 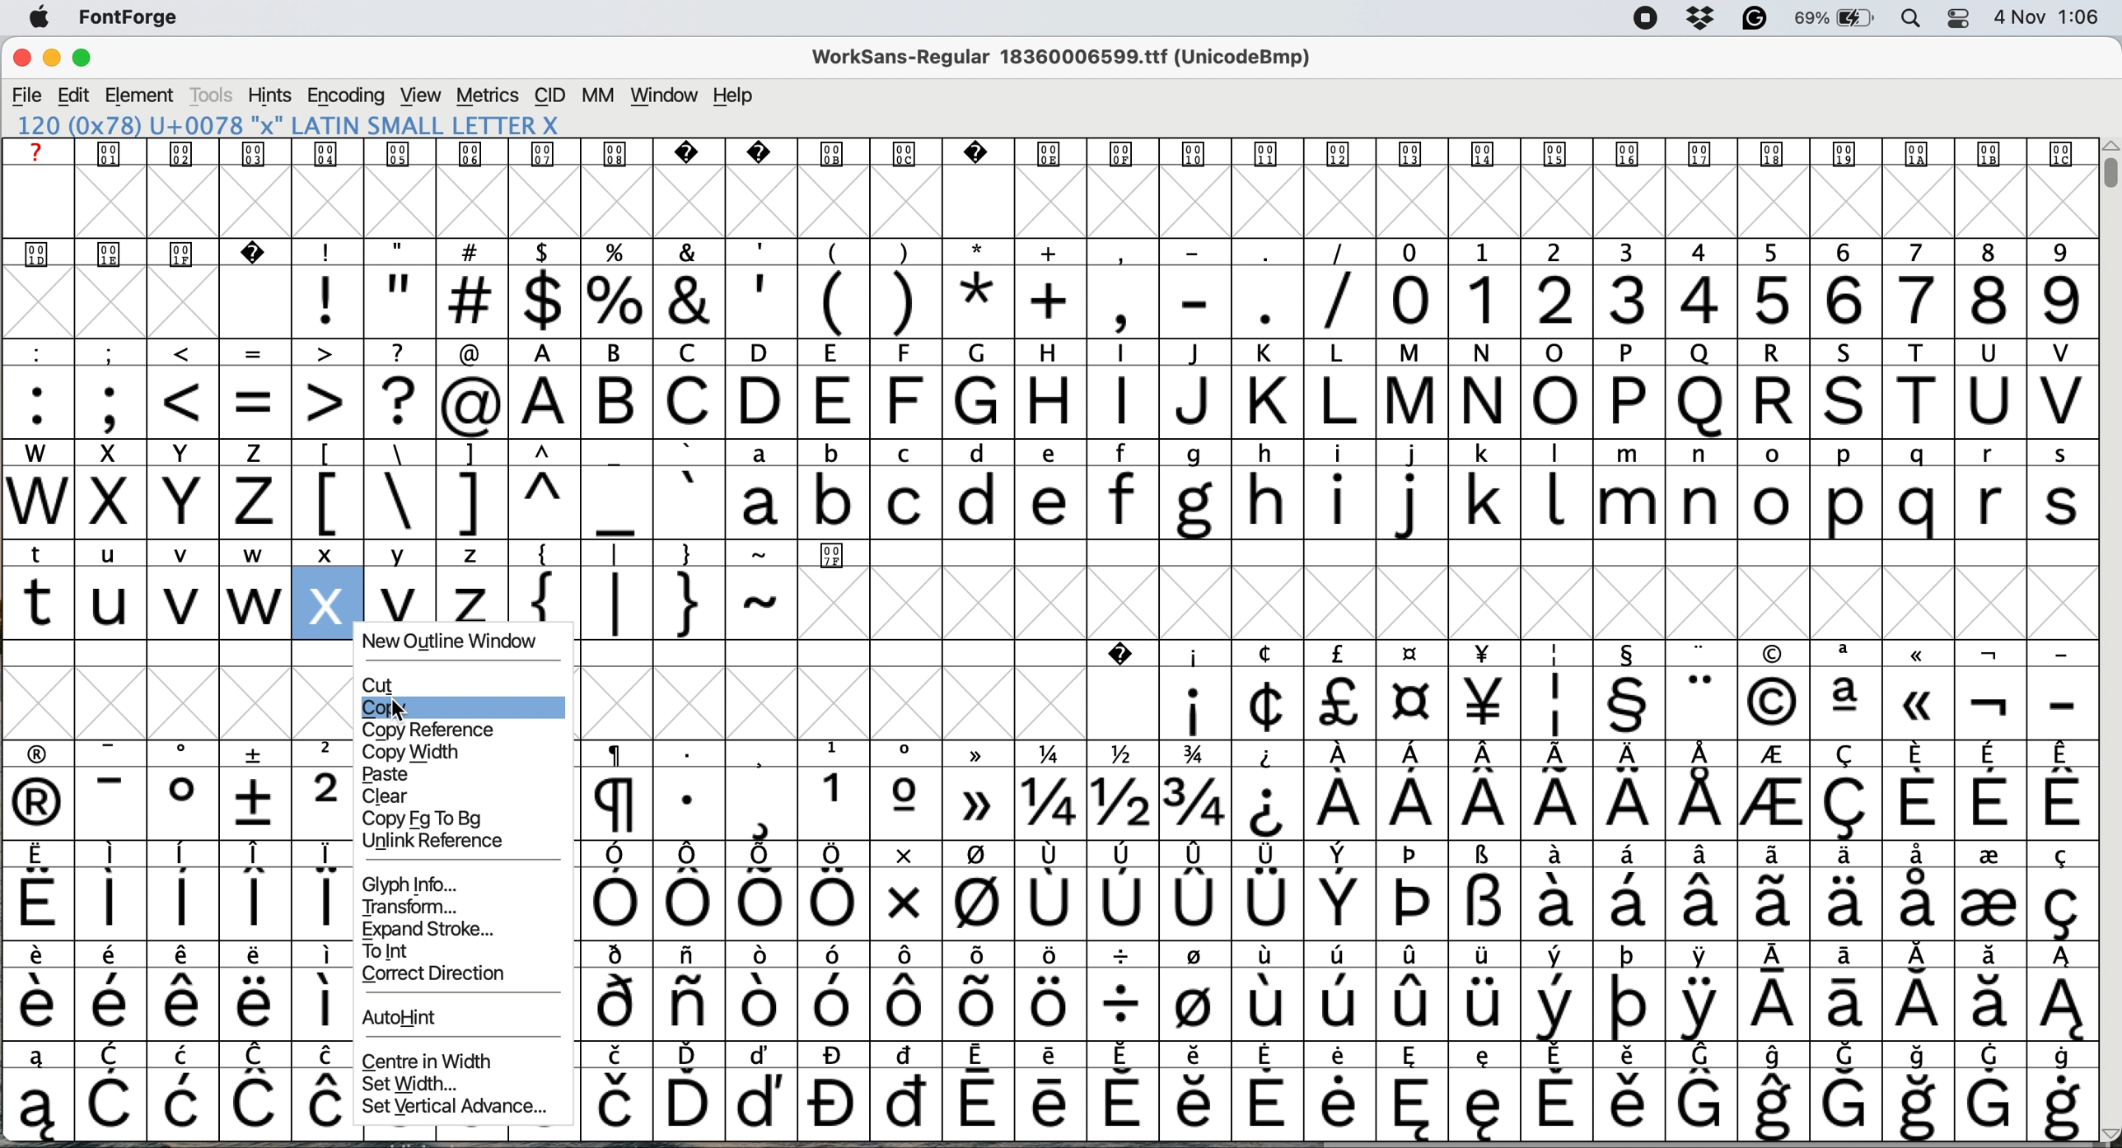 What do you see at coordinates (2106, 172) in the screenshot?
I see `vertical scroll bar` at bounding box center [2106, 172].